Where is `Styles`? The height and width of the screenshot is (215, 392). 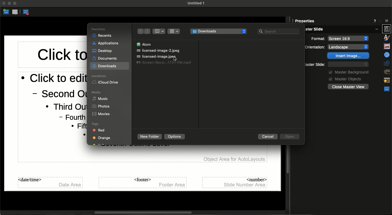 Styles is located at coordinates (387, 29).